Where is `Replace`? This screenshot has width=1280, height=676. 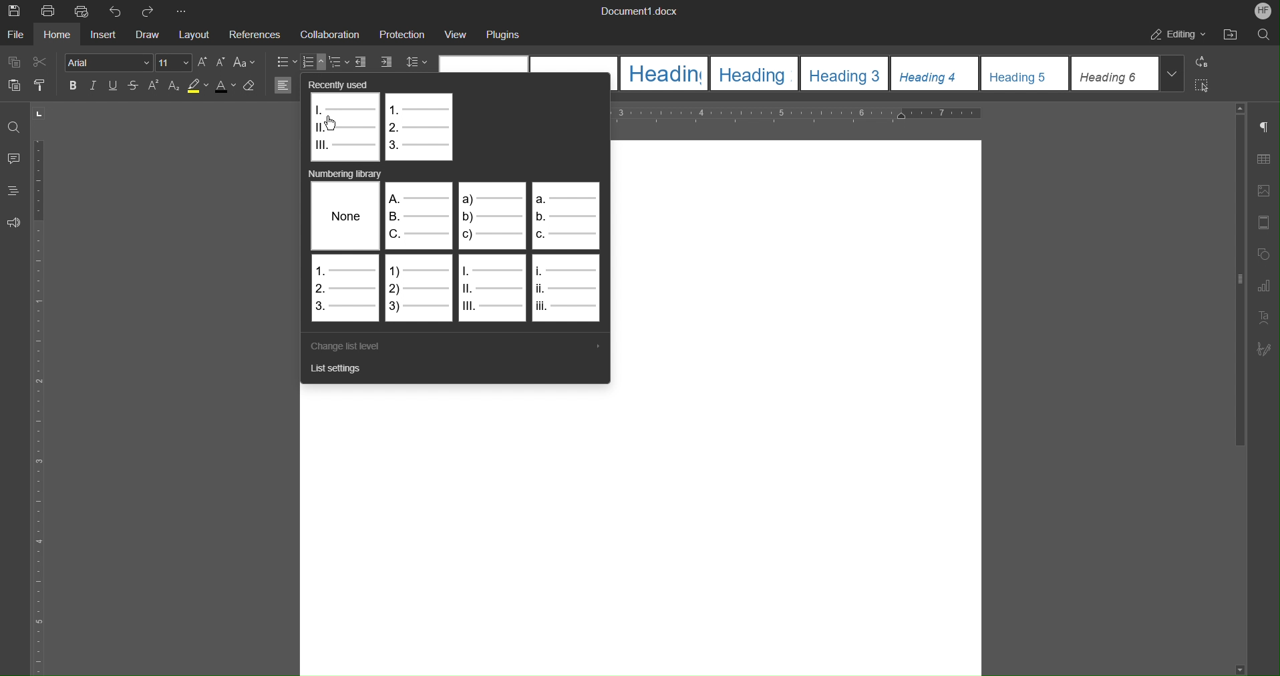
Replace is located at coordinates (1202, 62).